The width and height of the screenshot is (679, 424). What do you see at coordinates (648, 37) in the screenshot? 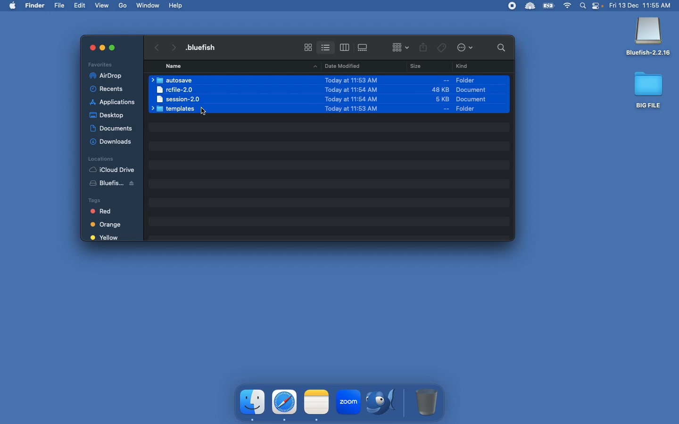
I see `Bluefish` at bounding box center [648, 37].